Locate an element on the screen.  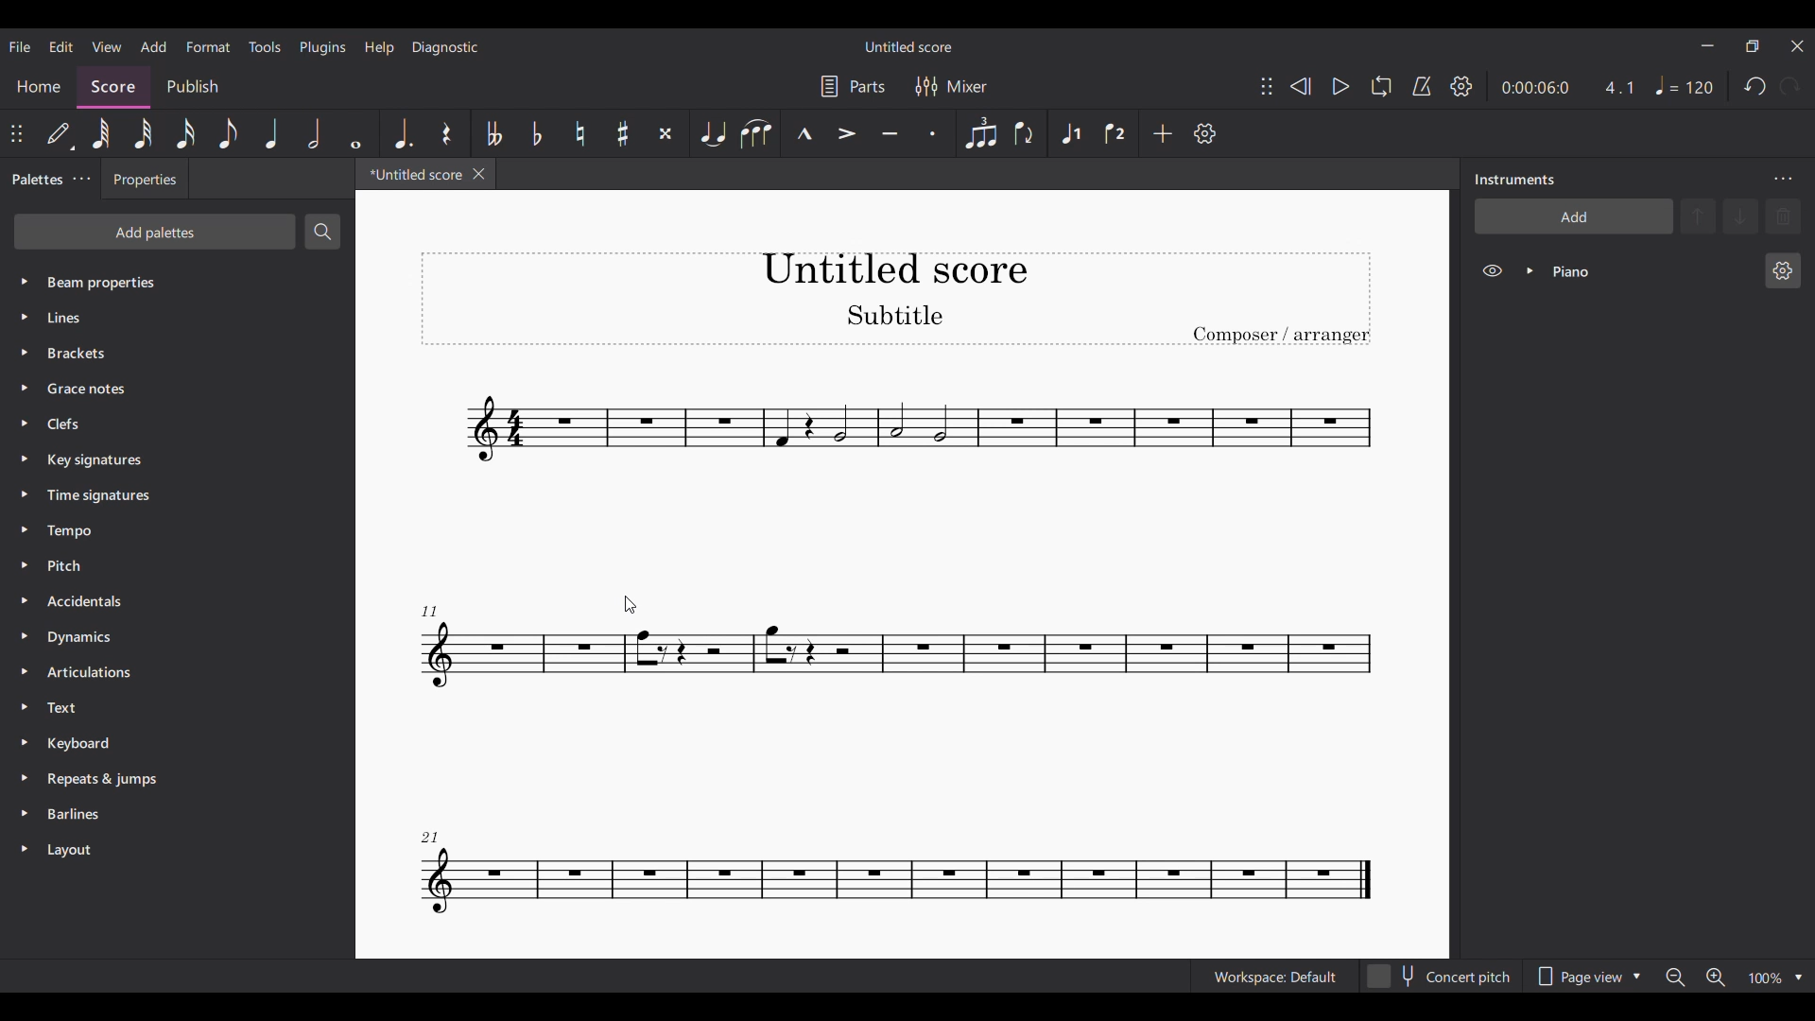
Move selected instrument up is located at coordinates (1701, 215).